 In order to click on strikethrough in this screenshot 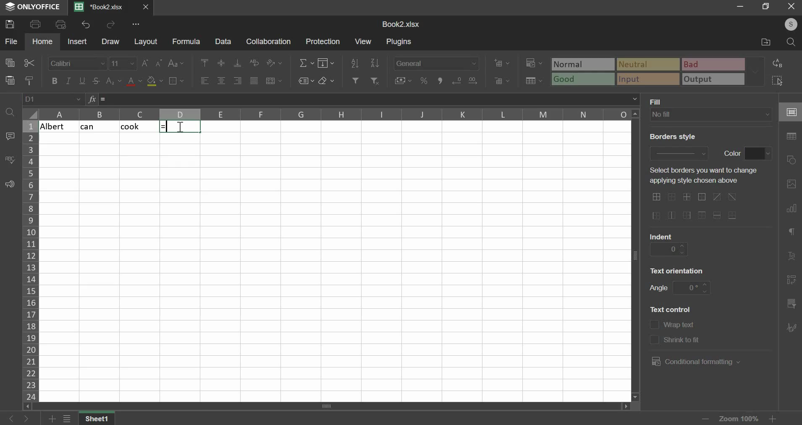, I will do `click(95, 81)`.